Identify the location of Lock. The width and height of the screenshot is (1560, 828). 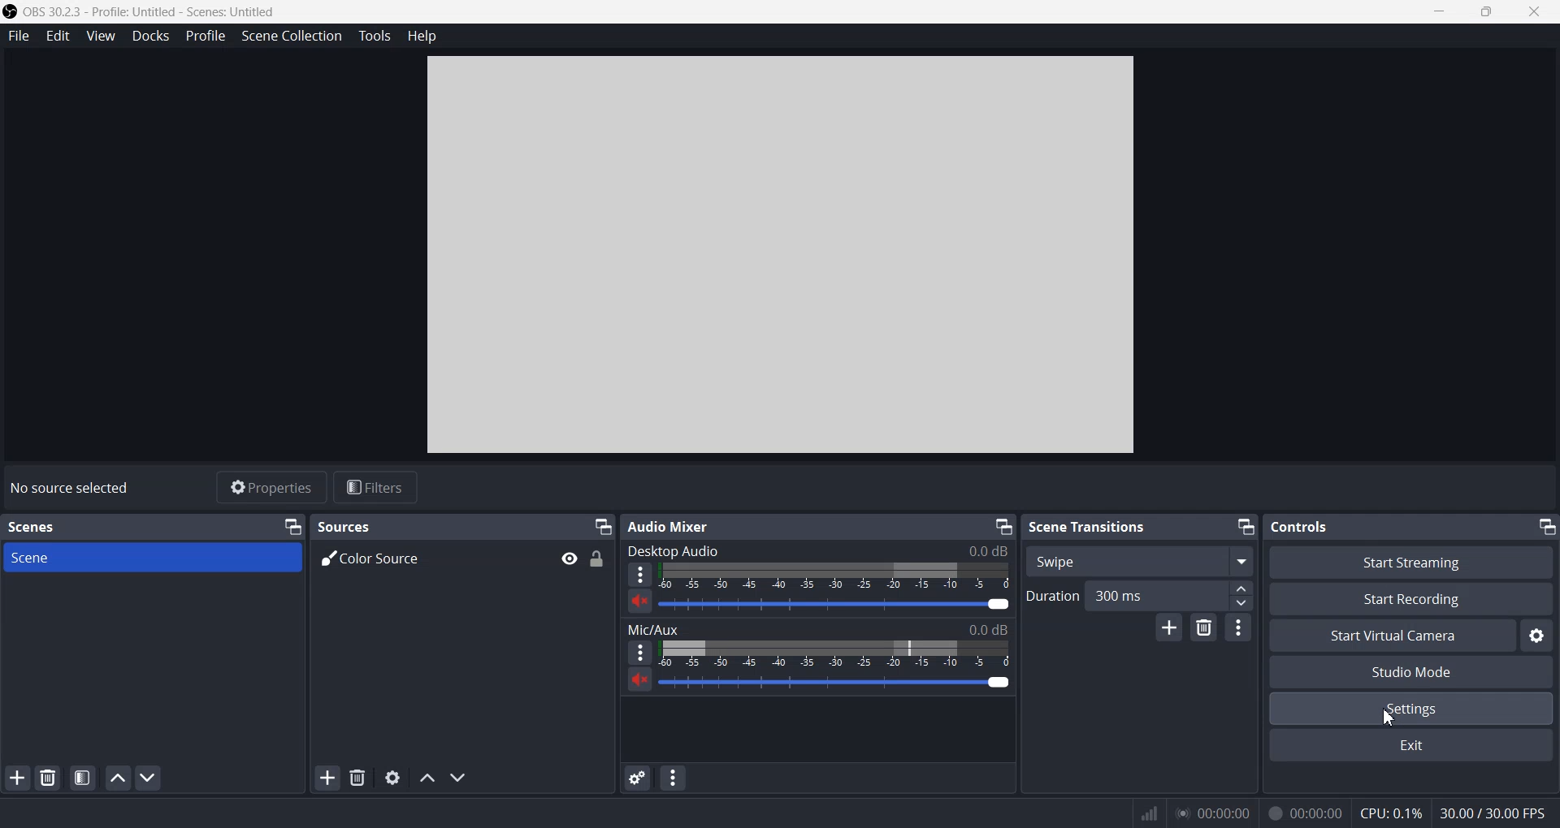
(599, 558).